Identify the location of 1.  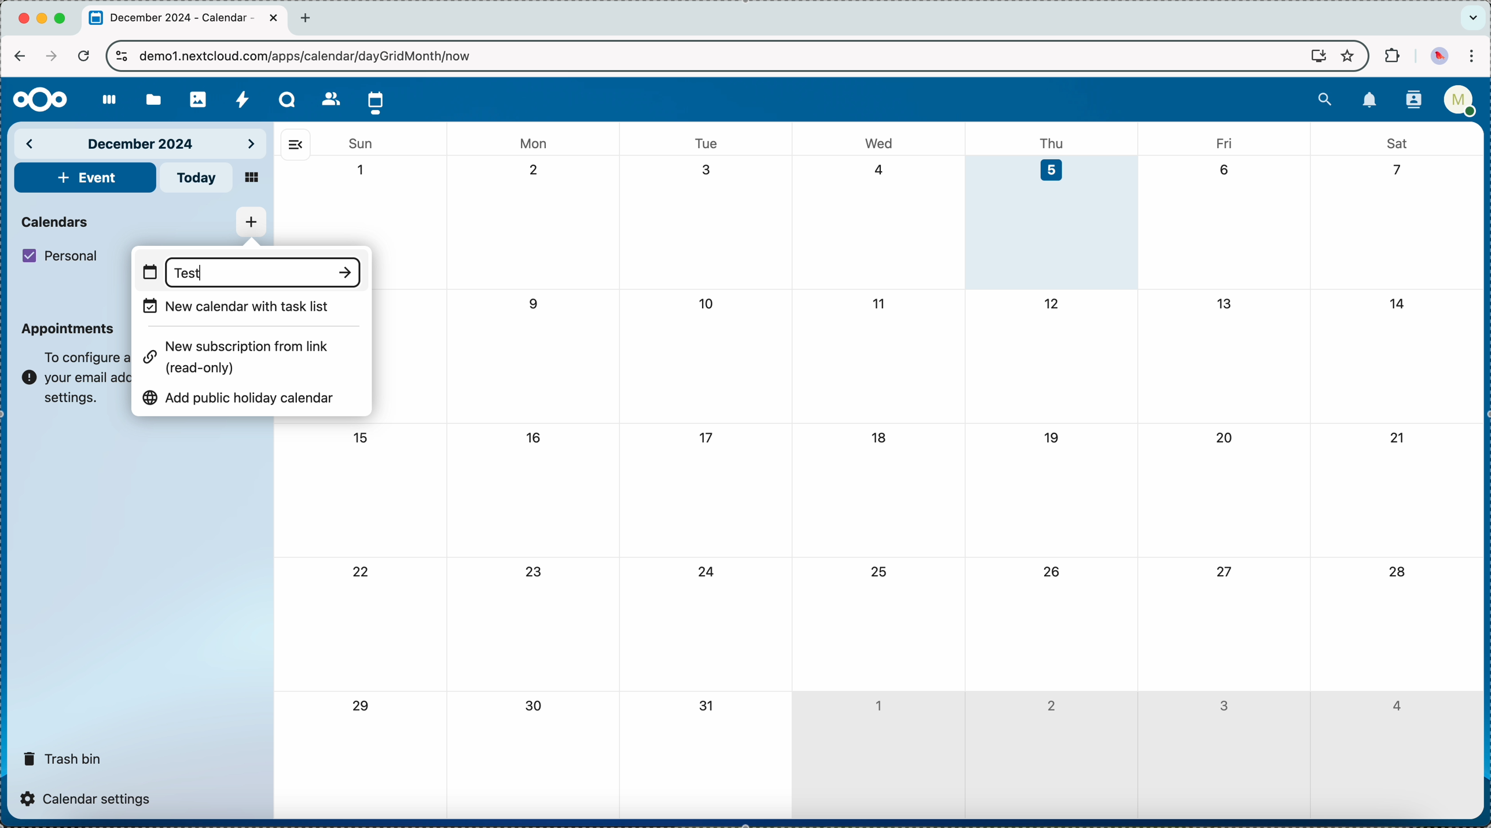
(362, 170).